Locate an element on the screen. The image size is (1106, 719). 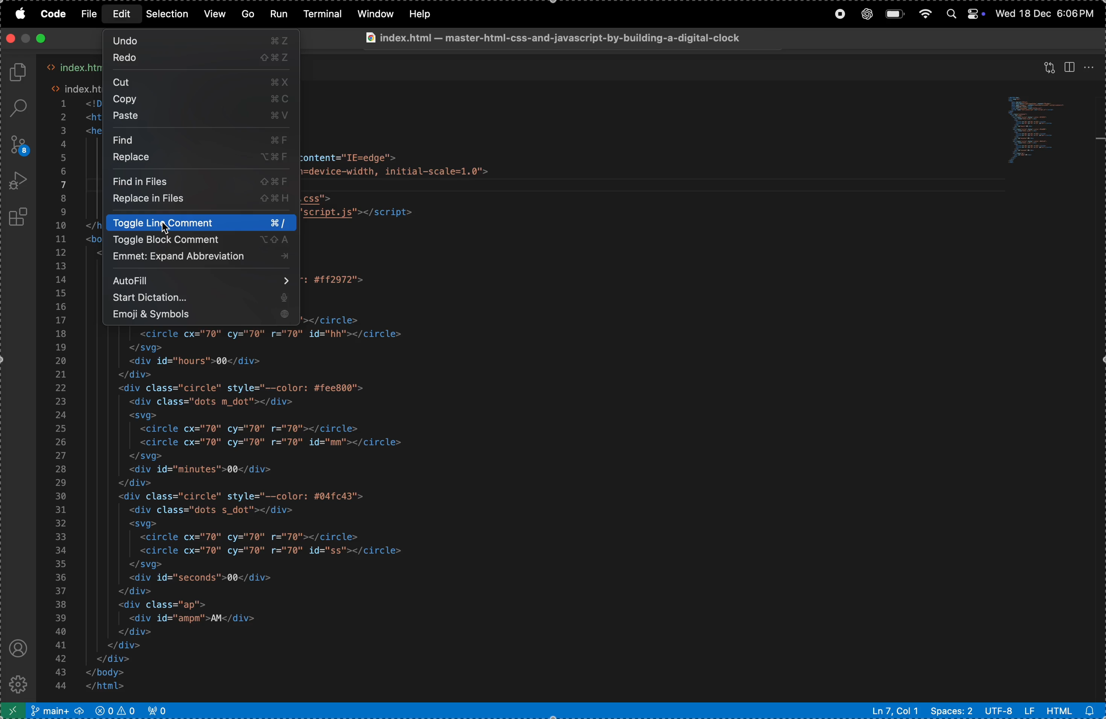
Wed 18 Dec 6:06 PM is located at coordinates (1045, 13).